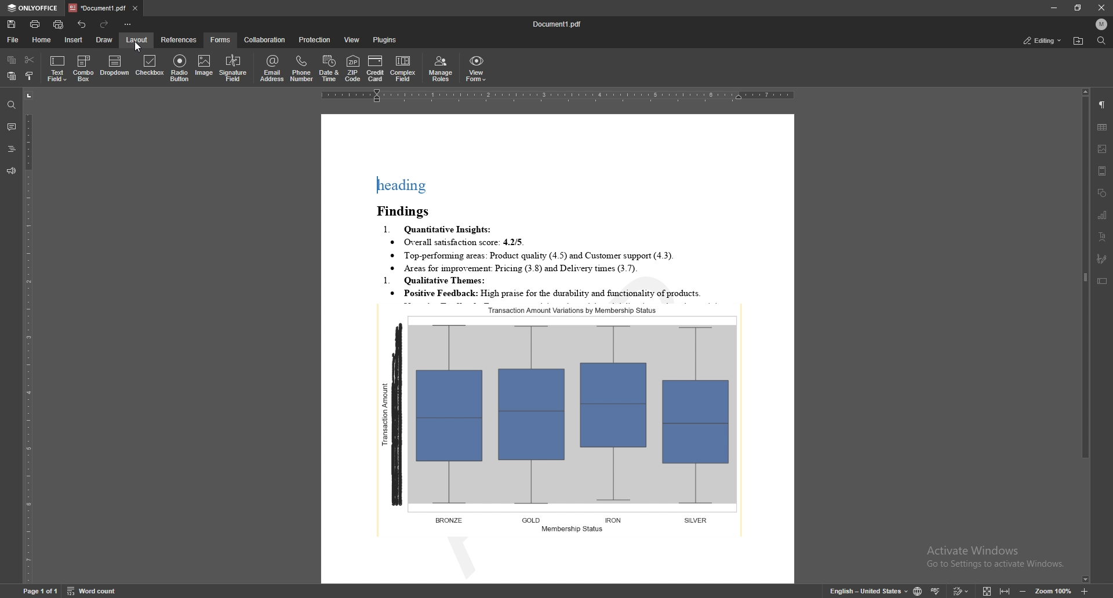  Describe the element at coordinates (42, 40) in the screenshot. I see `home` at that location.